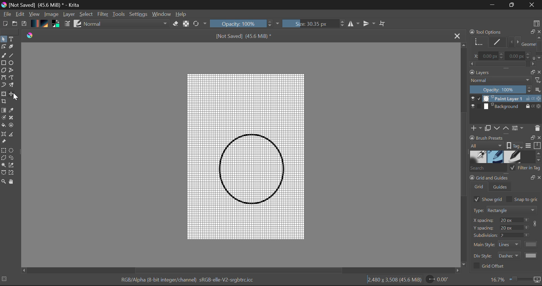 The width and height of the screenshot is (542, 286). I want to click on Elipses, so click(12, 63).